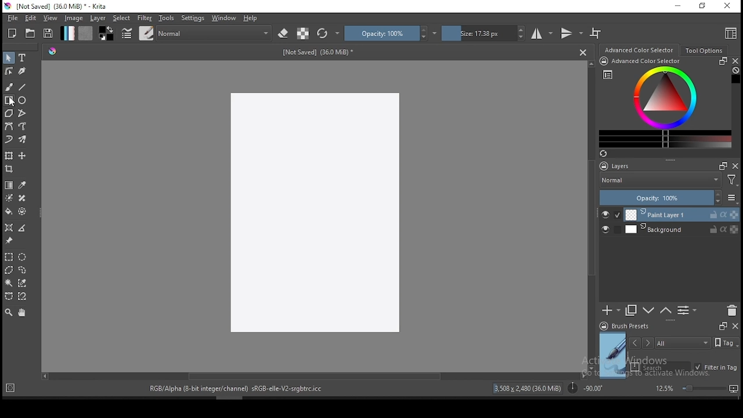  Describe the element at coordinates (668, 199) in the screenshot. I see `opacity` at that location.